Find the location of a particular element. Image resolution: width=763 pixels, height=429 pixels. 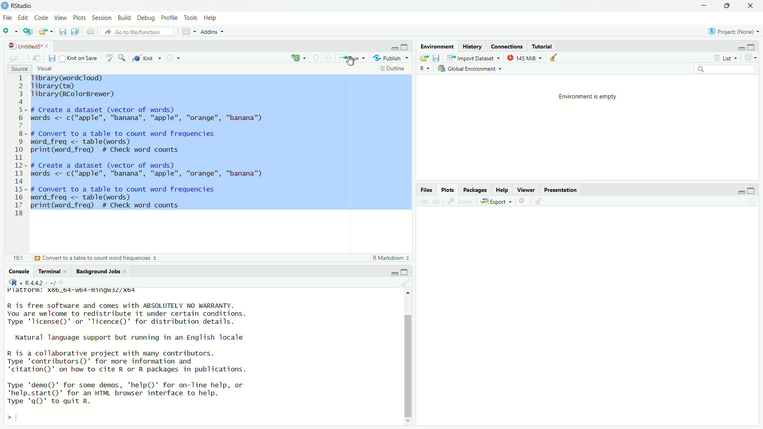

Tools is located at coordinates (190, 17).